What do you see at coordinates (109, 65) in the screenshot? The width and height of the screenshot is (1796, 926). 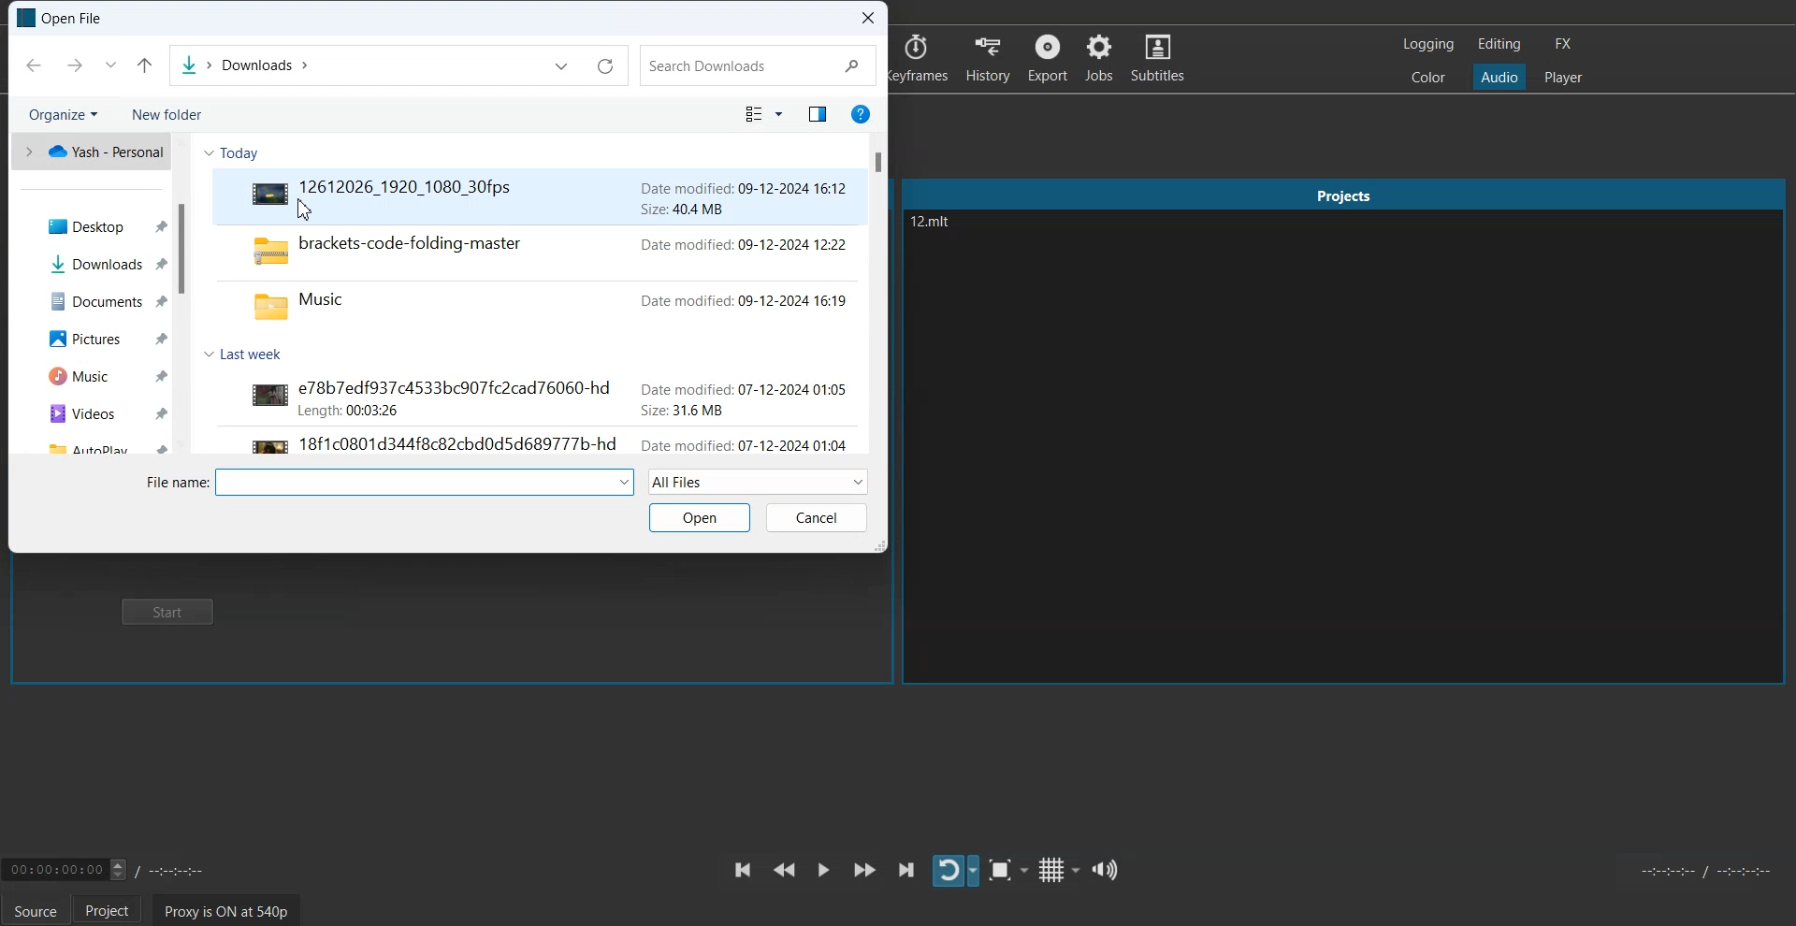 I see `Recent file` at bounding box center [109, 65].